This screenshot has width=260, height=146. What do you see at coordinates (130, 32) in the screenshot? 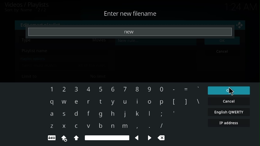
I see `new` at bounding box center [130, 32].